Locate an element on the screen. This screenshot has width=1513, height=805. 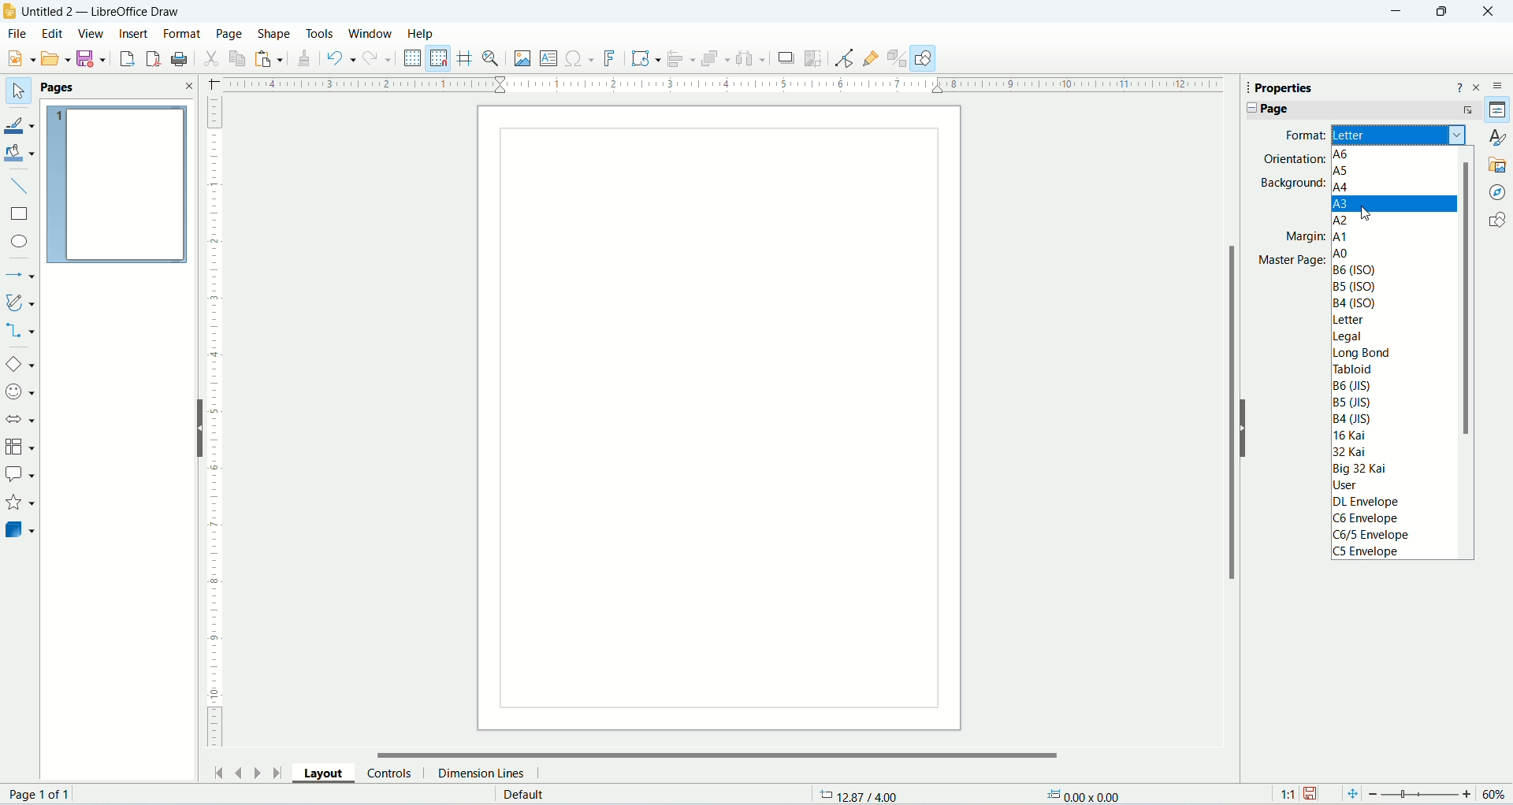
tools is located at coordinates (322, 35).